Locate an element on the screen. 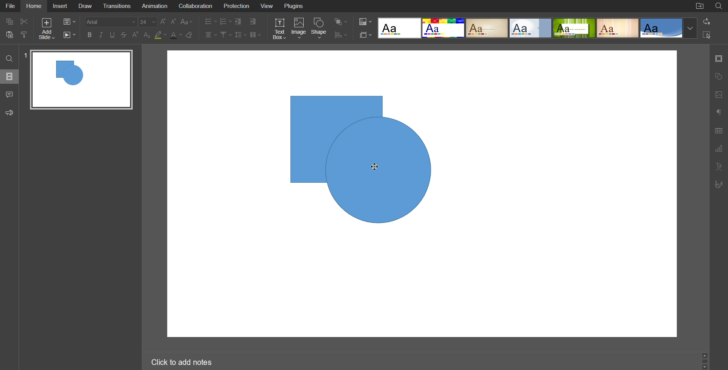 This screenshot has width=728, height=370. Shape is located at coordinates (320, 29).